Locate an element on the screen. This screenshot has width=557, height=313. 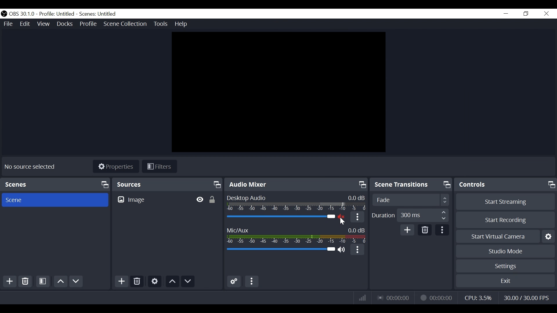
Edit is located at coordinates (25, 24).